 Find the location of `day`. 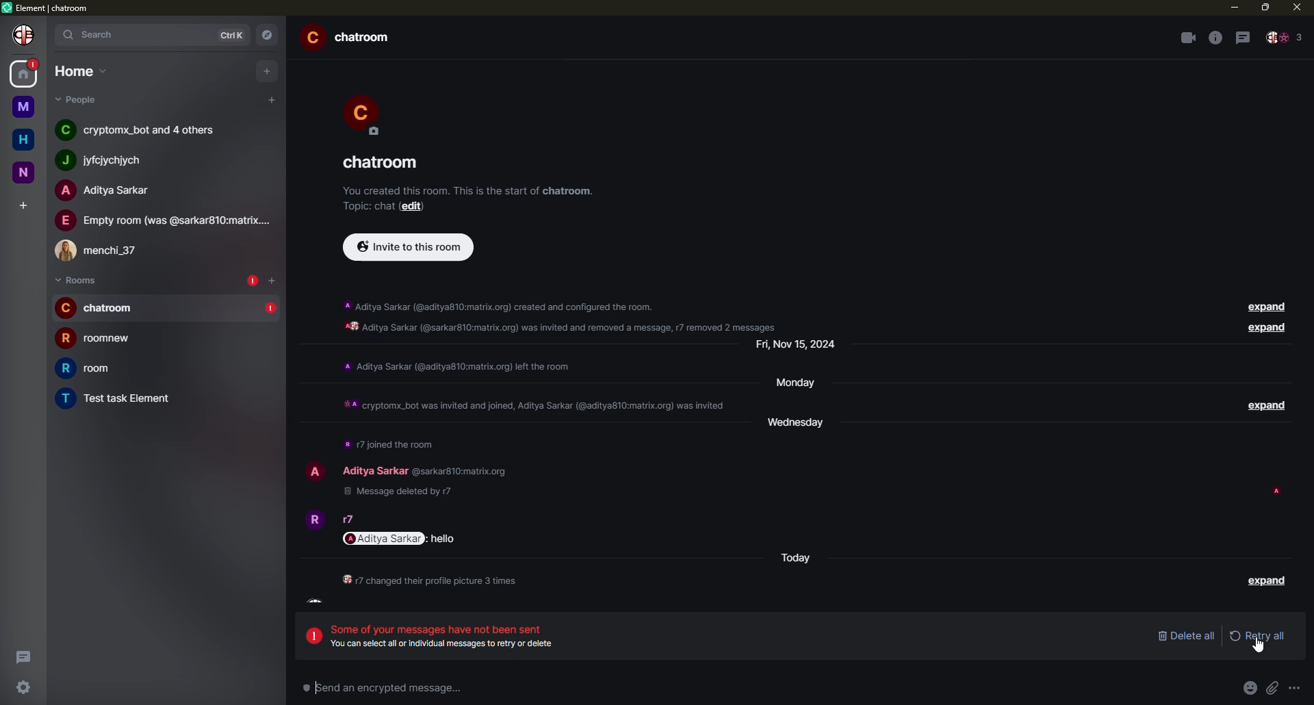

day is located at coordinates (797, 348).